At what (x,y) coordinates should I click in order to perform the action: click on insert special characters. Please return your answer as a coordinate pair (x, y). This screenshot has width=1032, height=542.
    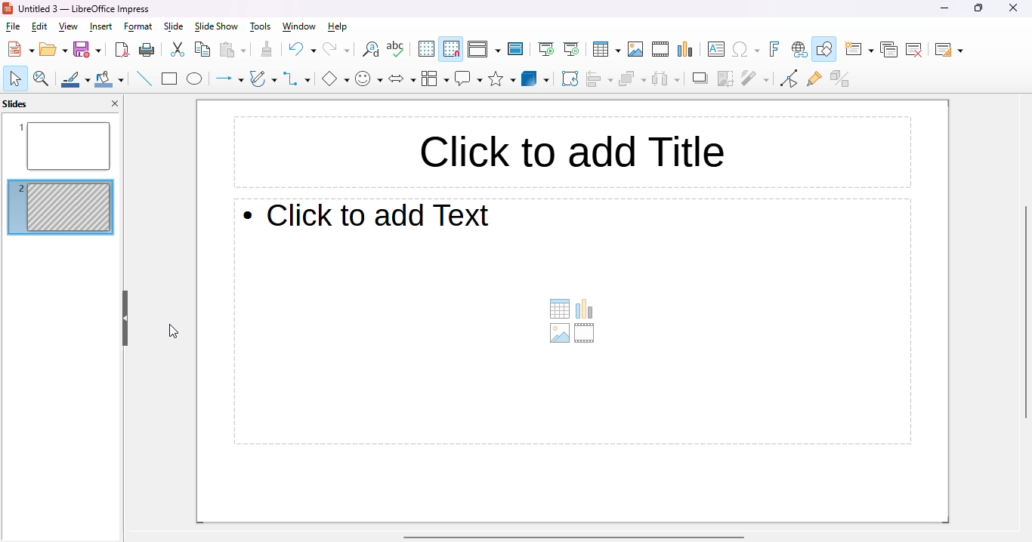
    Looking at the image, I should click on (746, 48).